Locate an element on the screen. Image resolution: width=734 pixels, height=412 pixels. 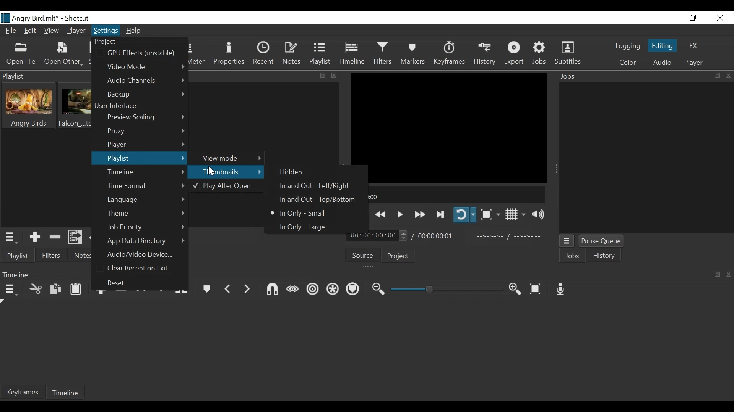
Project is located at coordinates (114, 42).